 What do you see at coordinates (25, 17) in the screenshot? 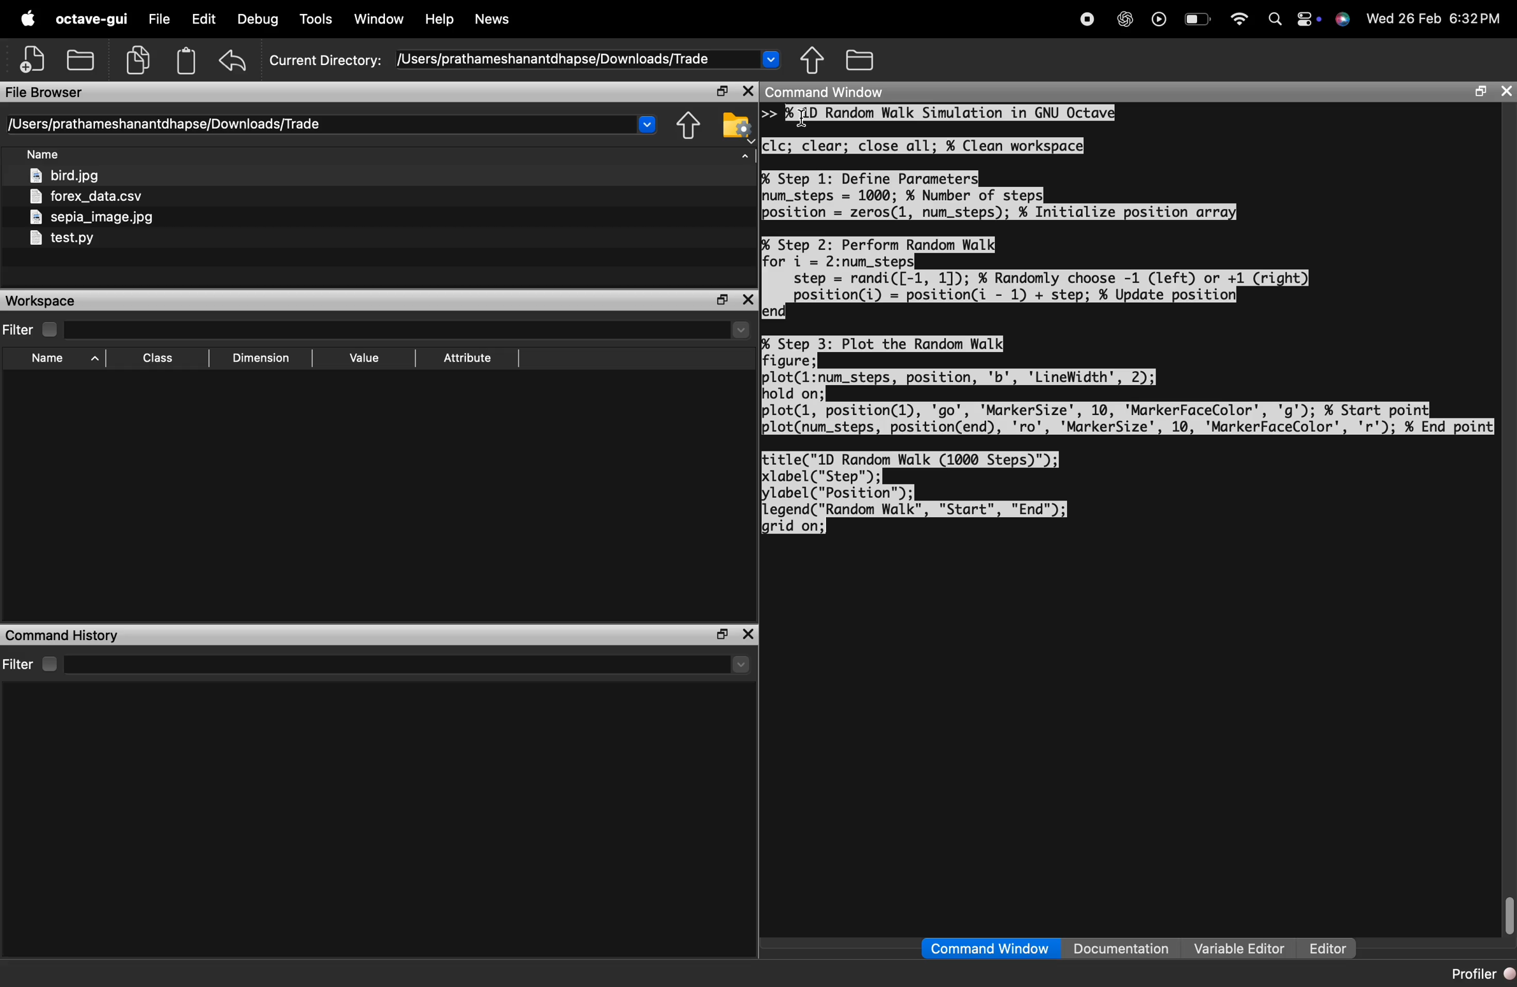
I see `apple logo` at bounding box center [25, 17].